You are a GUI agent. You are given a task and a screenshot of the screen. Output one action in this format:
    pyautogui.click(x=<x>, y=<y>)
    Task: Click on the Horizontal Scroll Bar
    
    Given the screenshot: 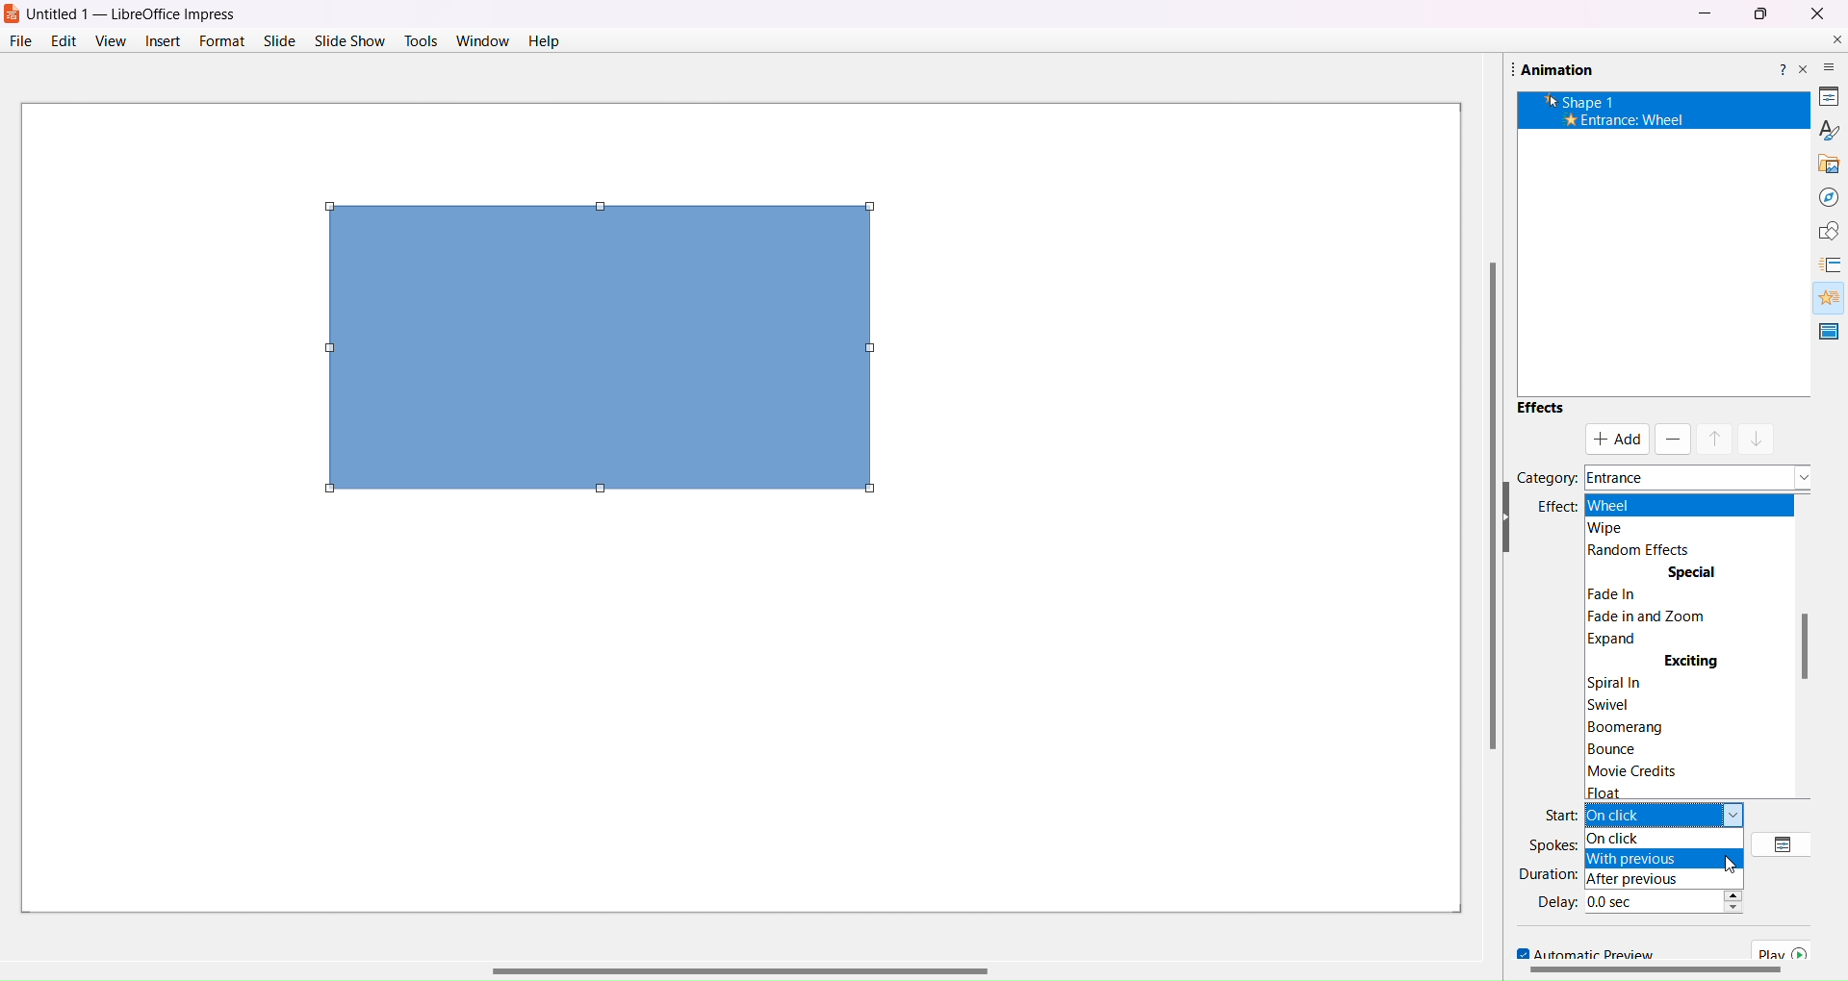 What is the action you would take?
    pyautogui.click(x=801, y=965)
    